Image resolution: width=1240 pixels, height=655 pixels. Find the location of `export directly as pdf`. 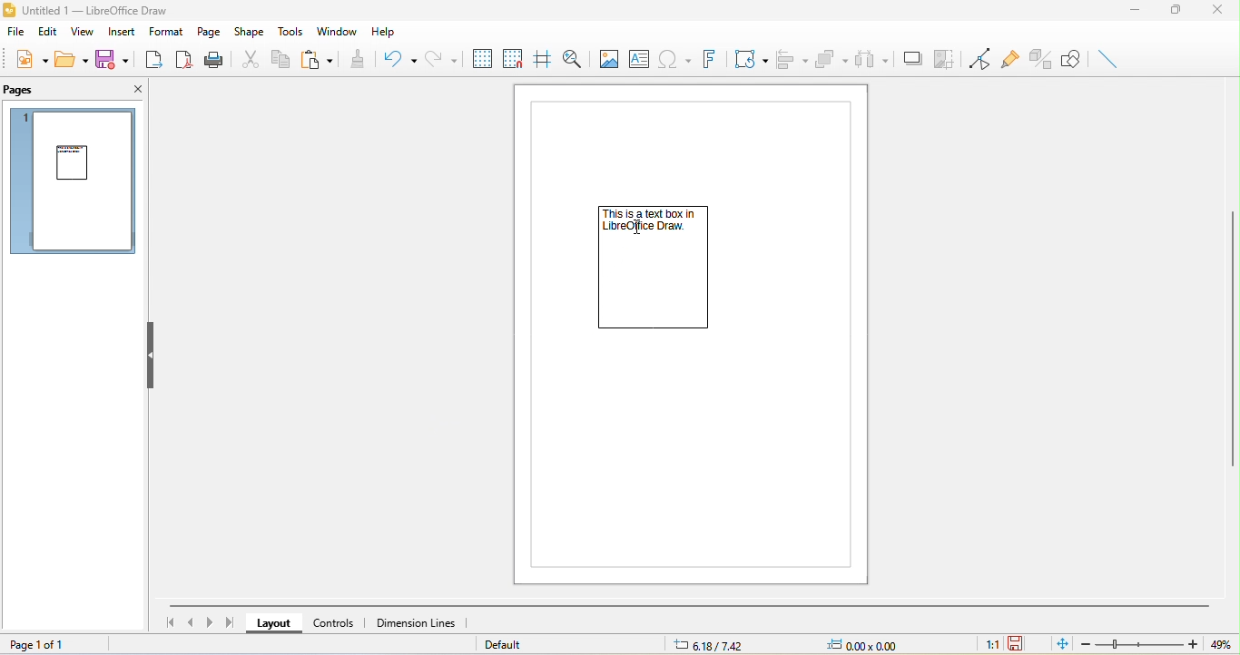

export directly as pdf is located at coordinates (186, 61).